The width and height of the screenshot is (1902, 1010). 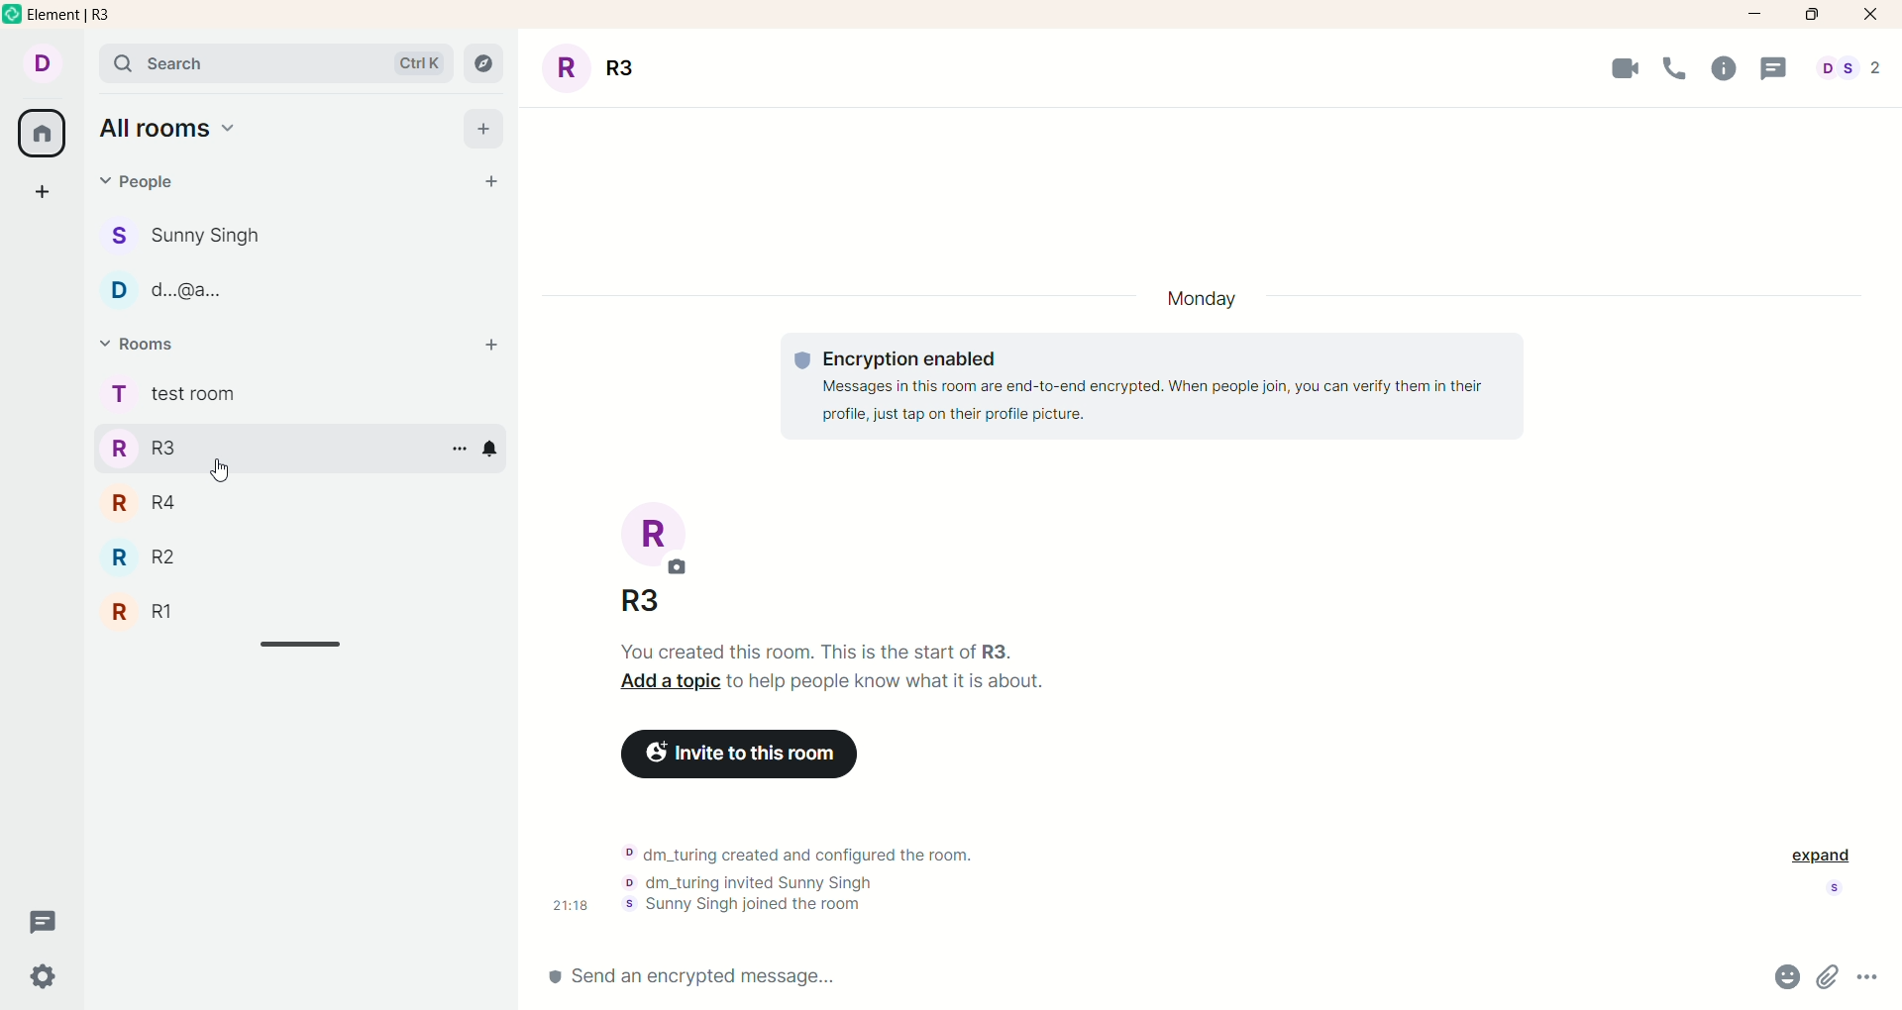 What do you see at coordinates (212, 233) in the screenshot?
I see `people` at bounding box center [212, 233].